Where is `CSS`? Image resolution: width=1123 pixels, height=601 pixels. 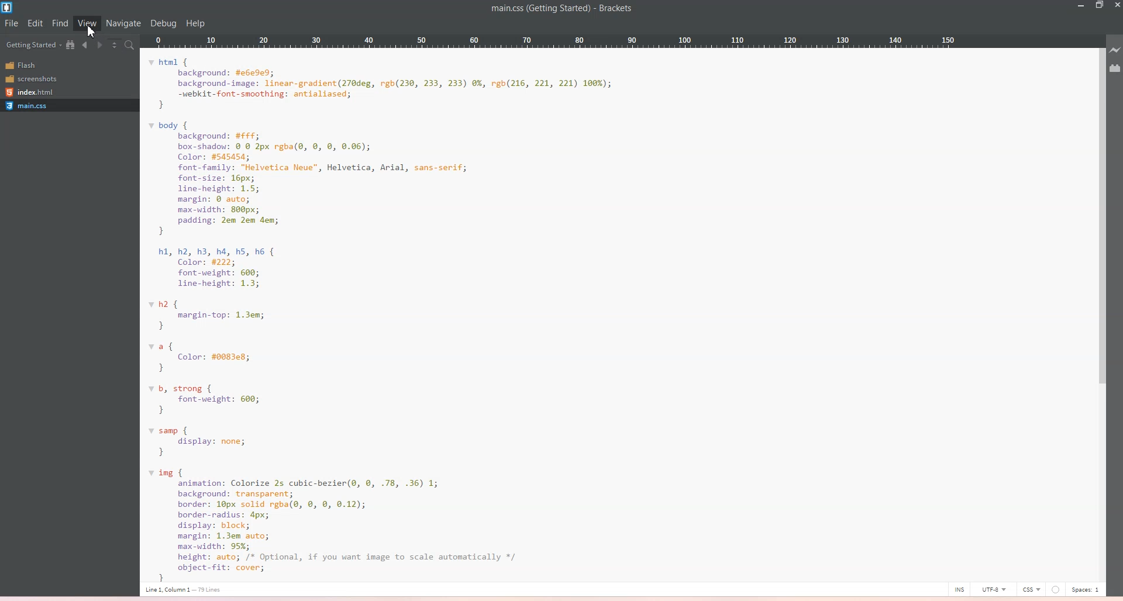
CSS is located at coordinates (1032, 590).